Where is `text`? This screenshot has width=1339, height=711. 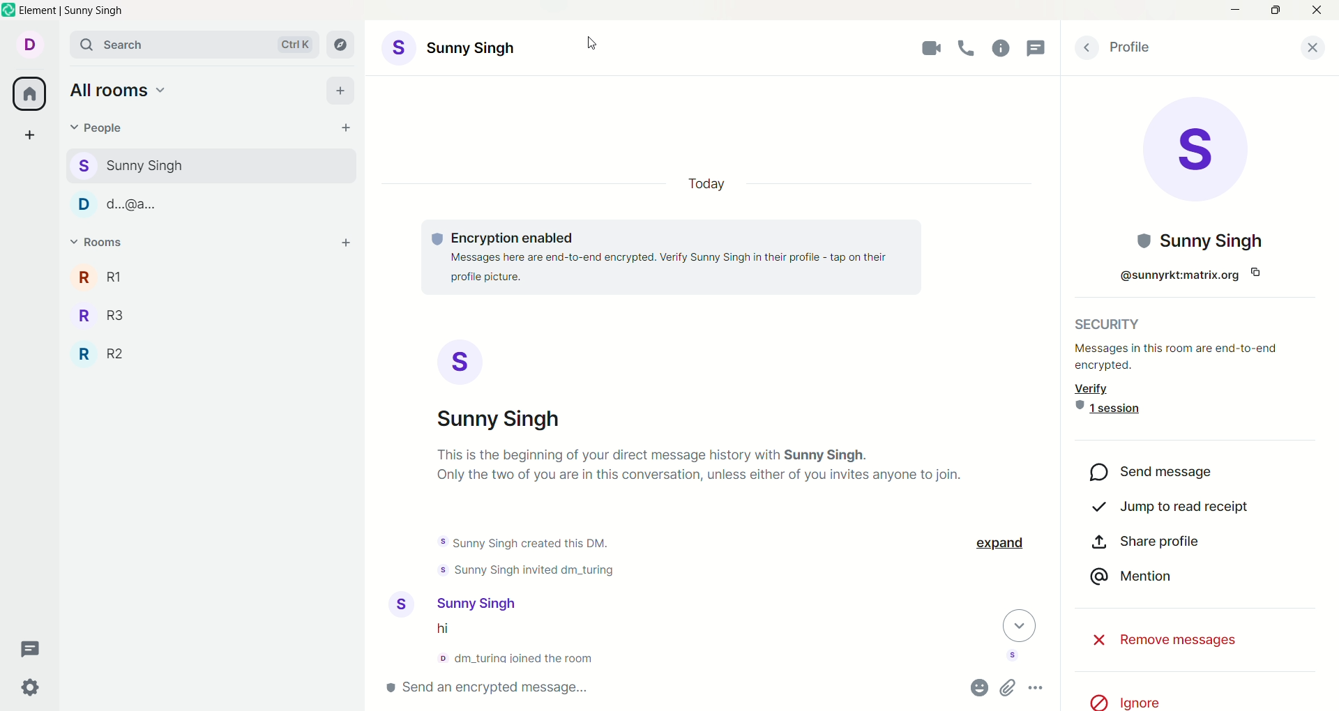
text is located at coordinates (525, 558).